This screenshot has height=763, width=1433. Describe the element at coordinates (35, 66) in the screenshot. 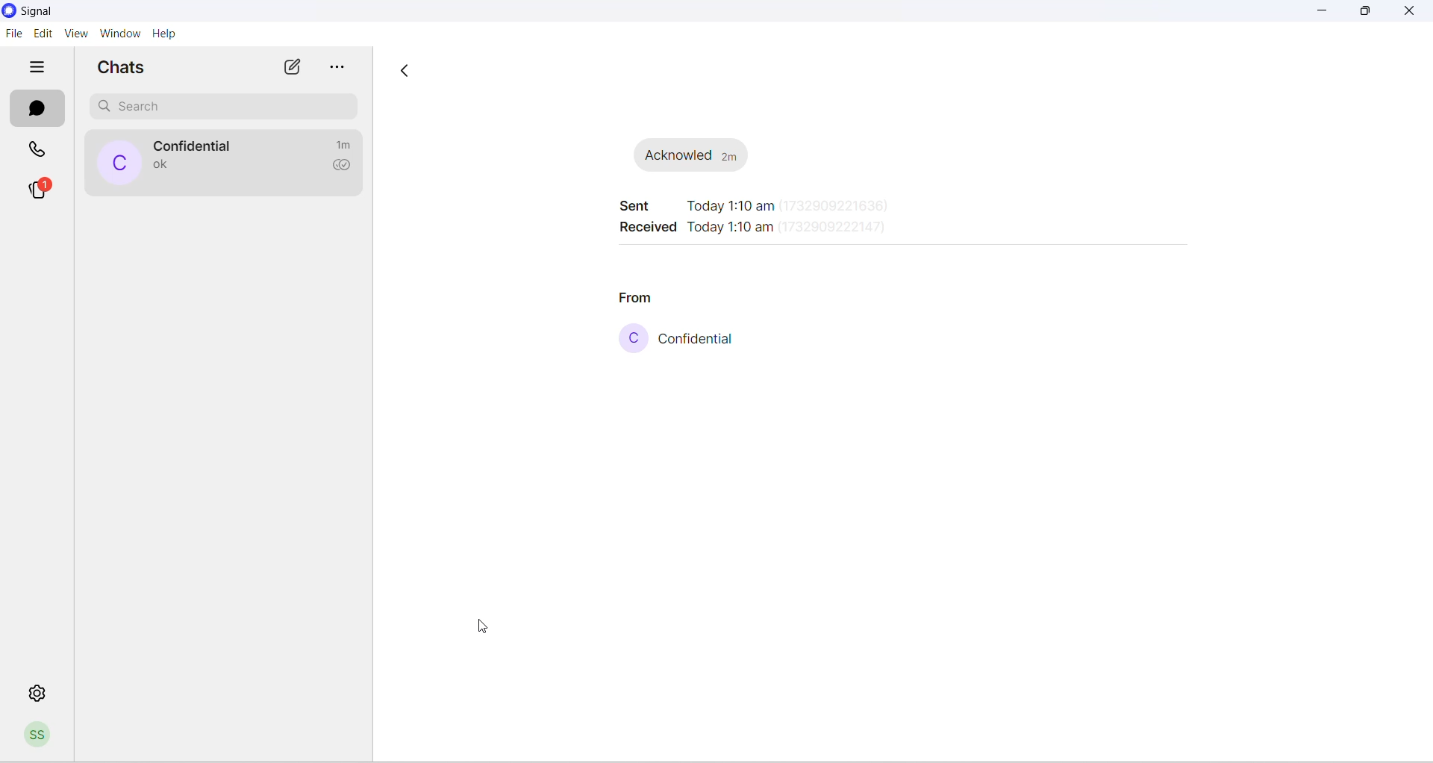

I see `hide` at that location.